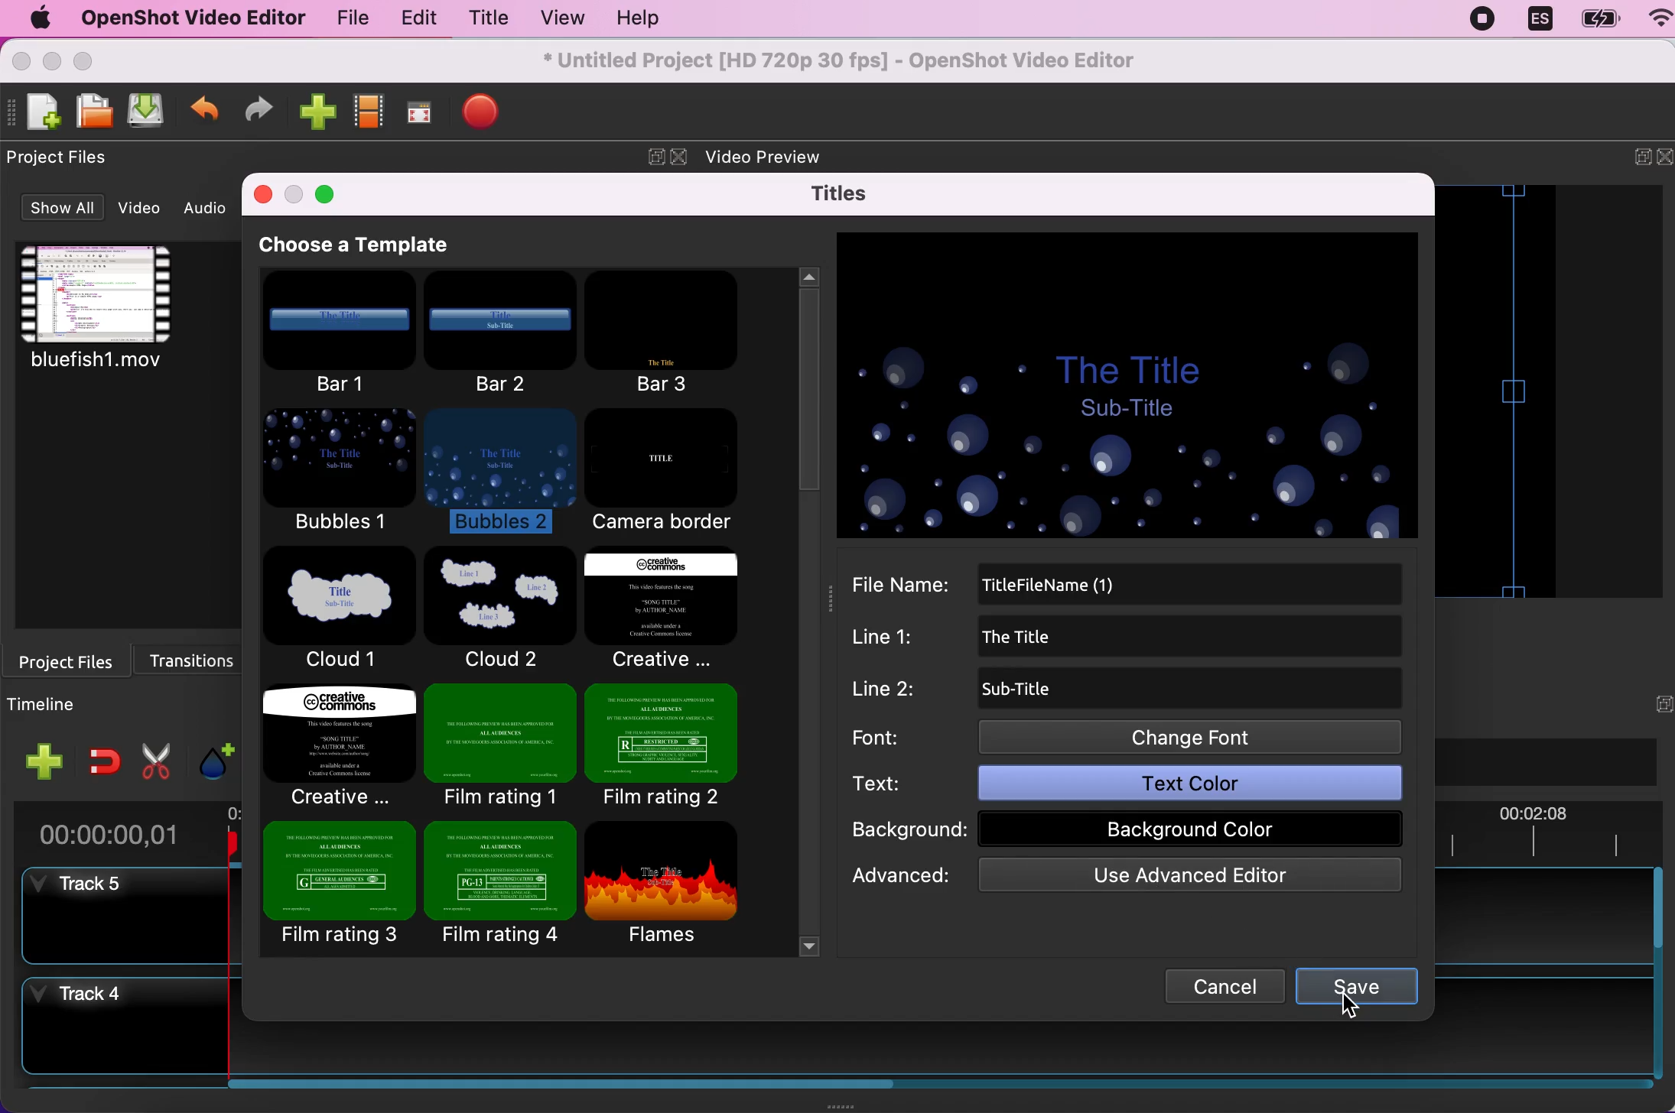 This screenshot has width=1675, height=1113. I want to click on video preview, so click(780, 153).